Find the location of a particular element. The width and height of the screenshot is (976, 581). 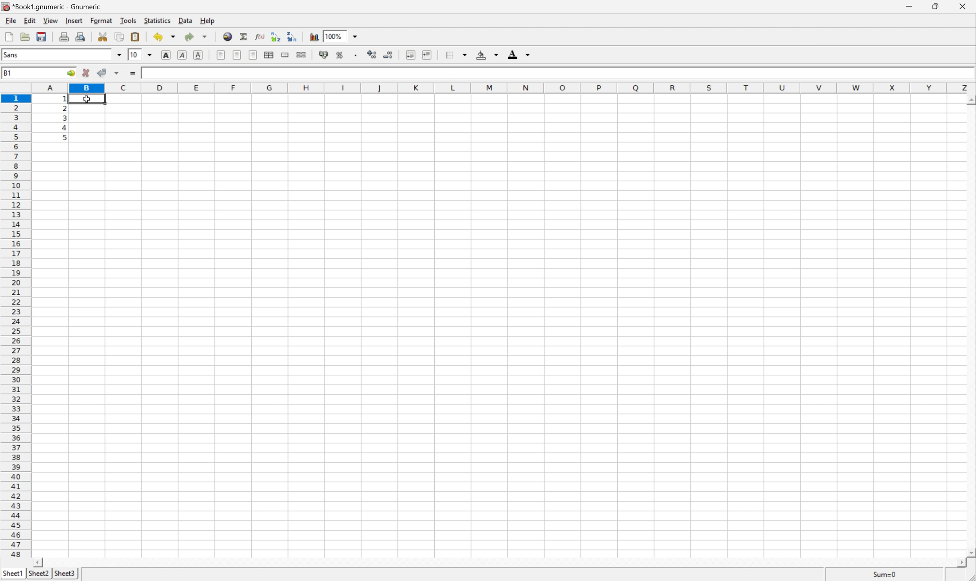

Drop Down is located at coordinates (120, 54).